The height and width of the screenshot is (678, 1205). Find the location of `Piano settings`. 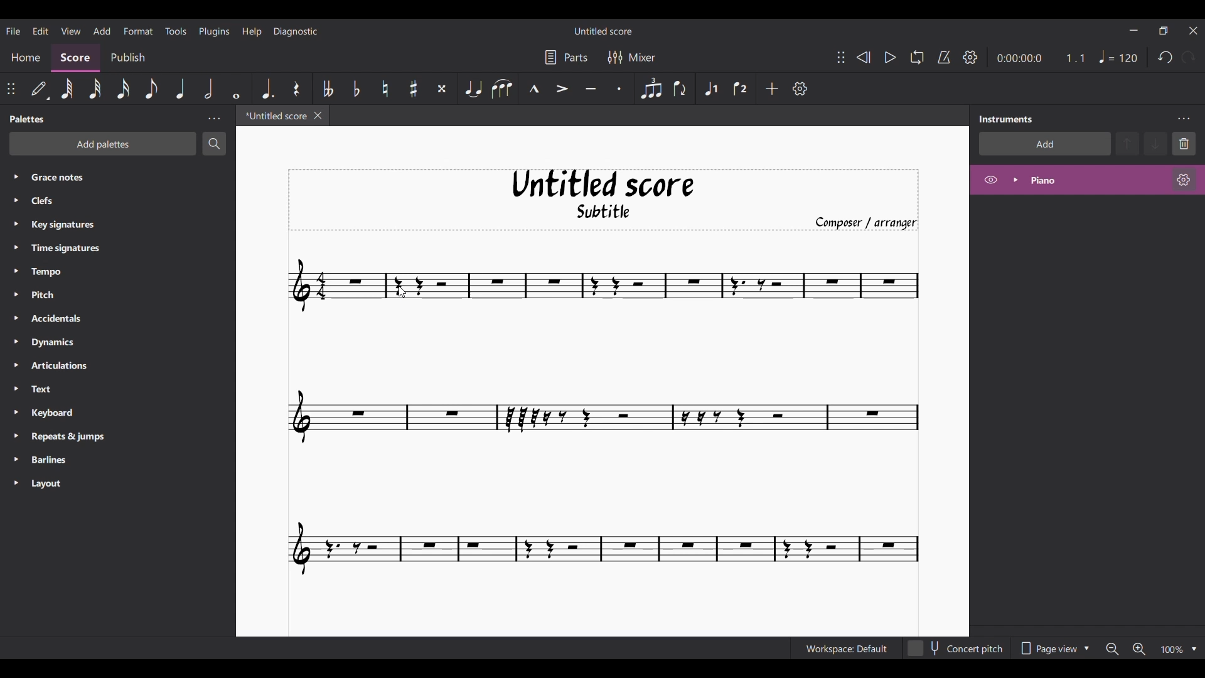

Piano settings is located at coordinates (1184, 180).